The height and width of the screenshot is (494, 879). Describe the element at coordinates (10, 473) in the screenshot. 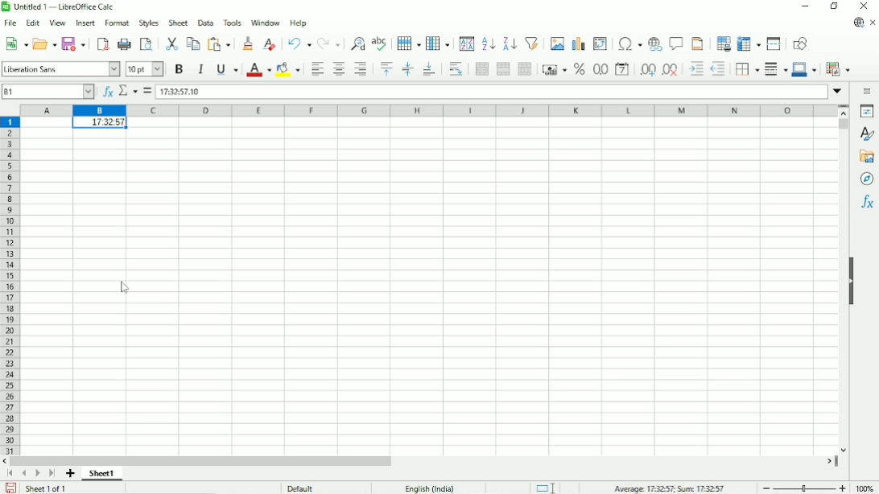

I see `Scroll to first sheet` at that location.